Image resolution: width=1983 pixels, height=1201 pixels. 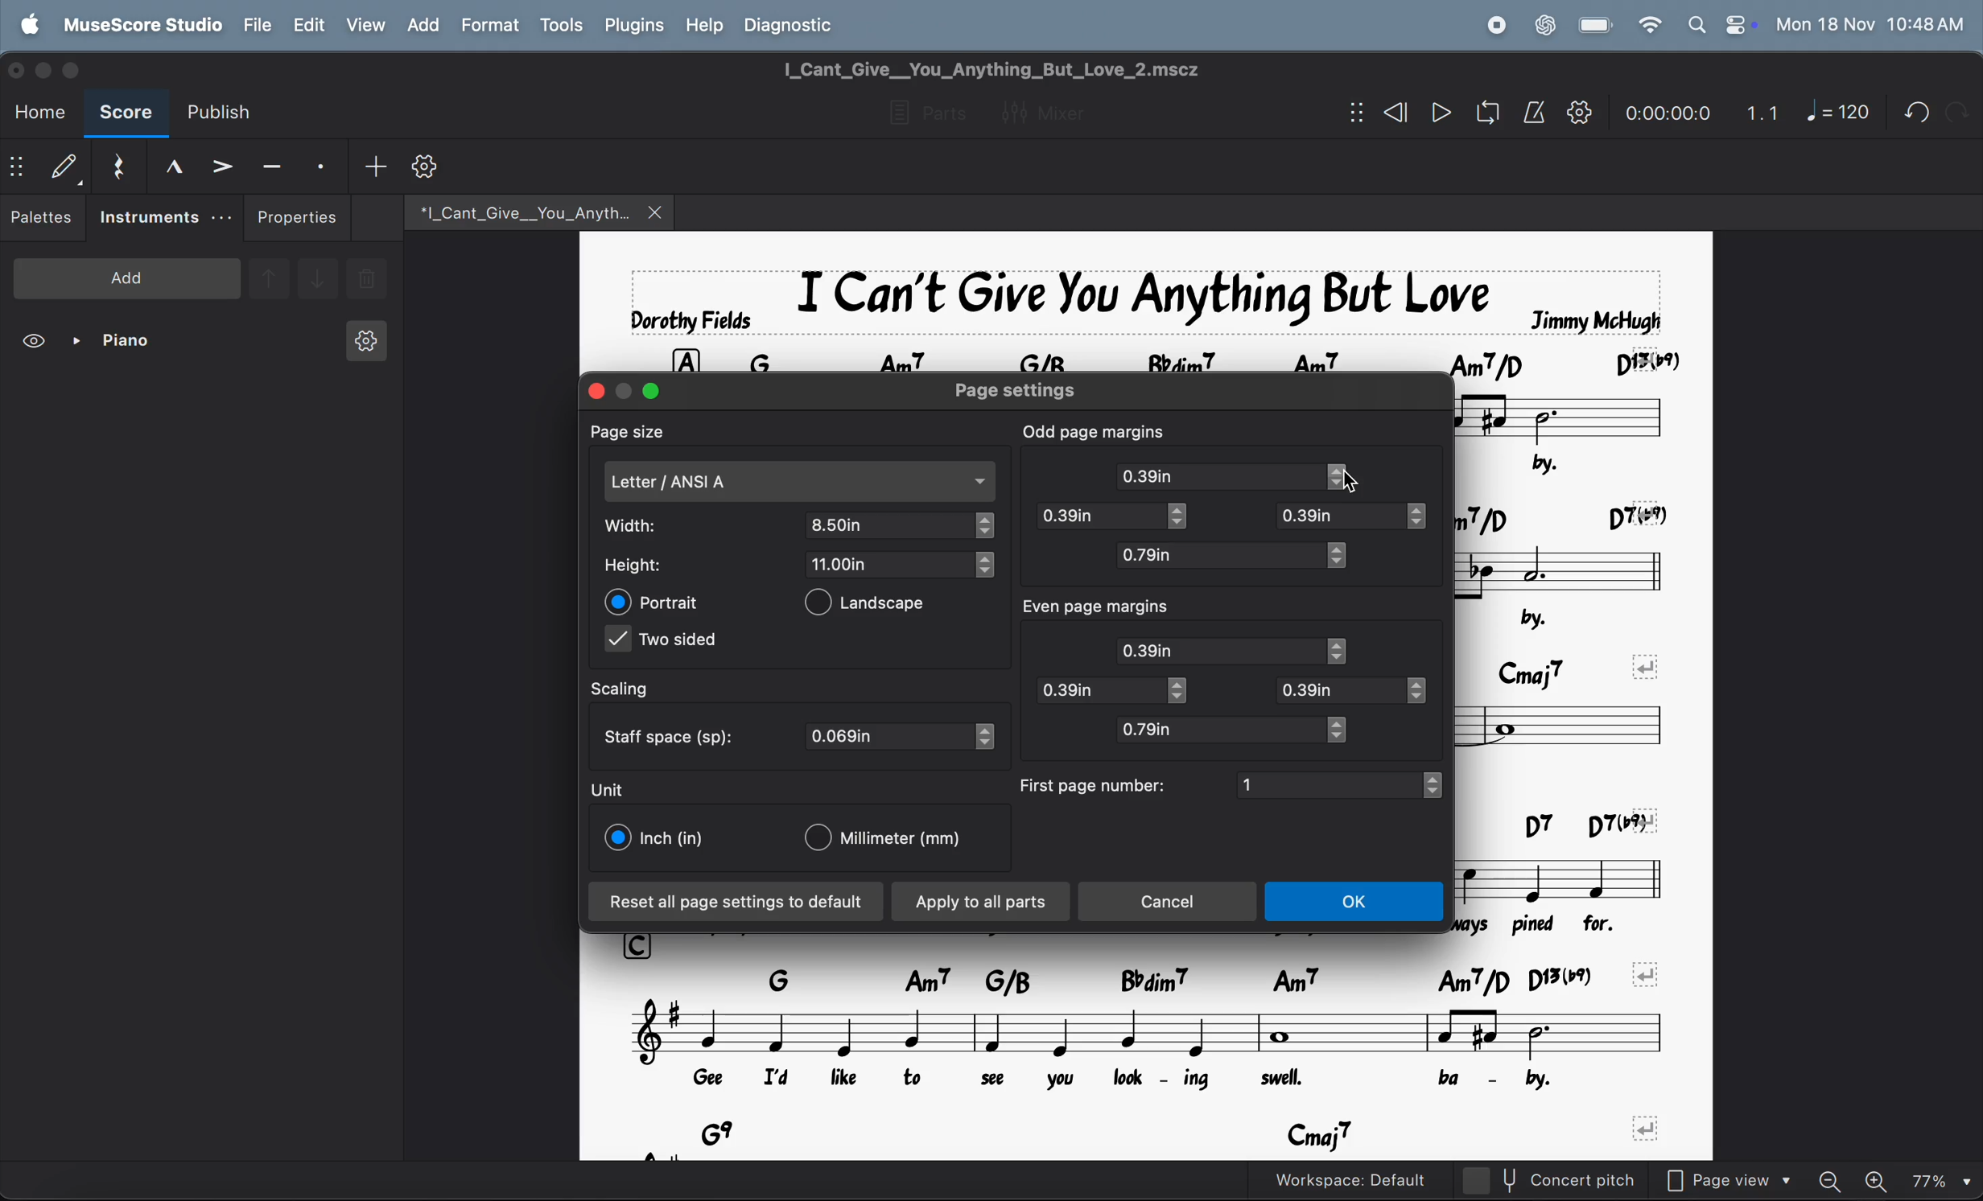 I want to click on notes, so click(x=1573, y=729).